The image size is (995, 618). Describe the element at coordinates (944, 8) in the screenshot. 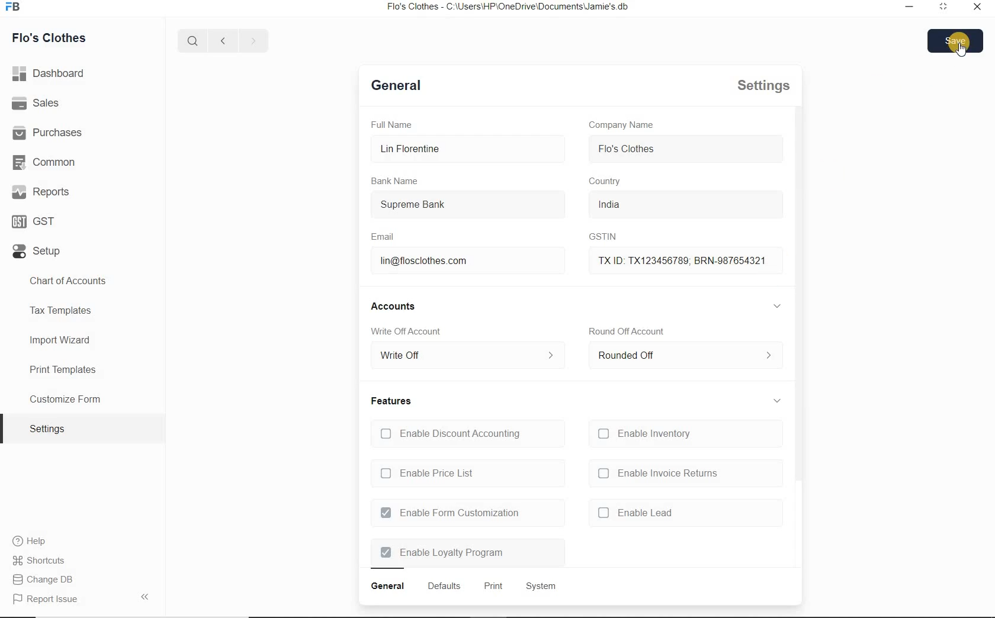

I see `minimize` at that location.